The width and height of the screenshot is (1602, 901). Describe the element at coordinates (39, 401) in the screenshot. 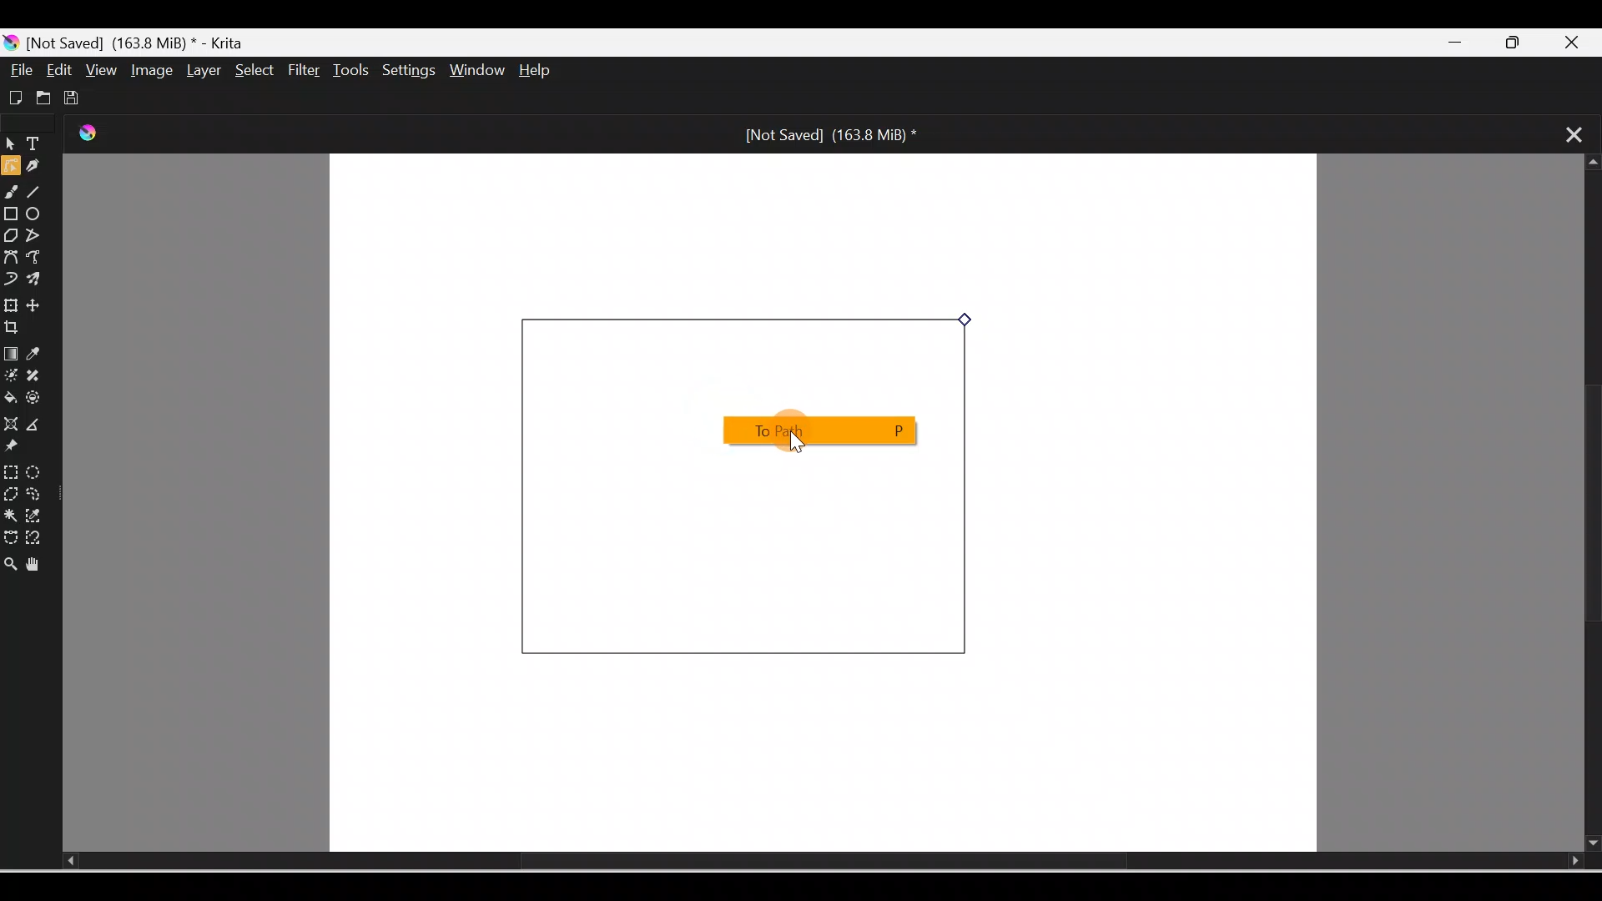

I see `Enclose and fill tool` at that location.